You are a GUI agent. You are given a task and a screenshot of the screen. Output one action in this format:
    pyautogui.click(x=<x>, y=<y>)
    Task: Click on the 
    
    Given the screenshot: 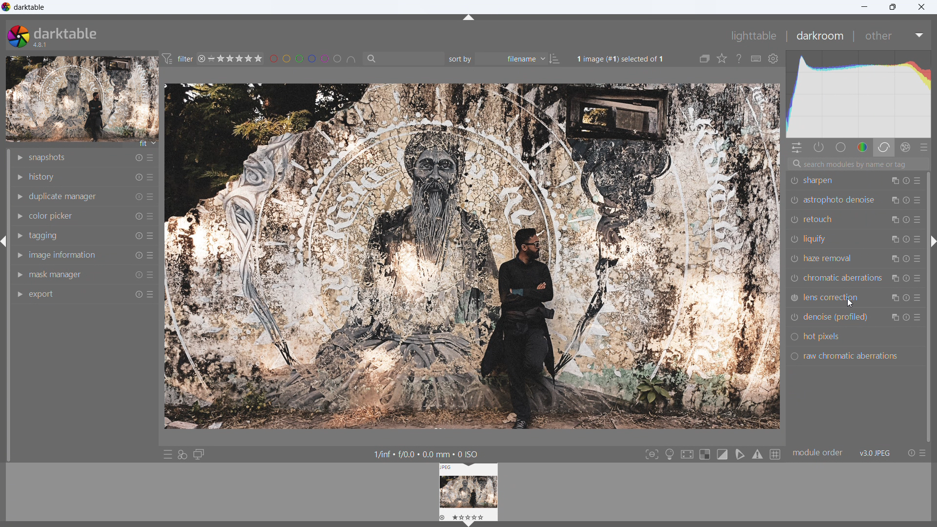 What is the action you would take?
    pyautogui.click(x=895, y=309)
    